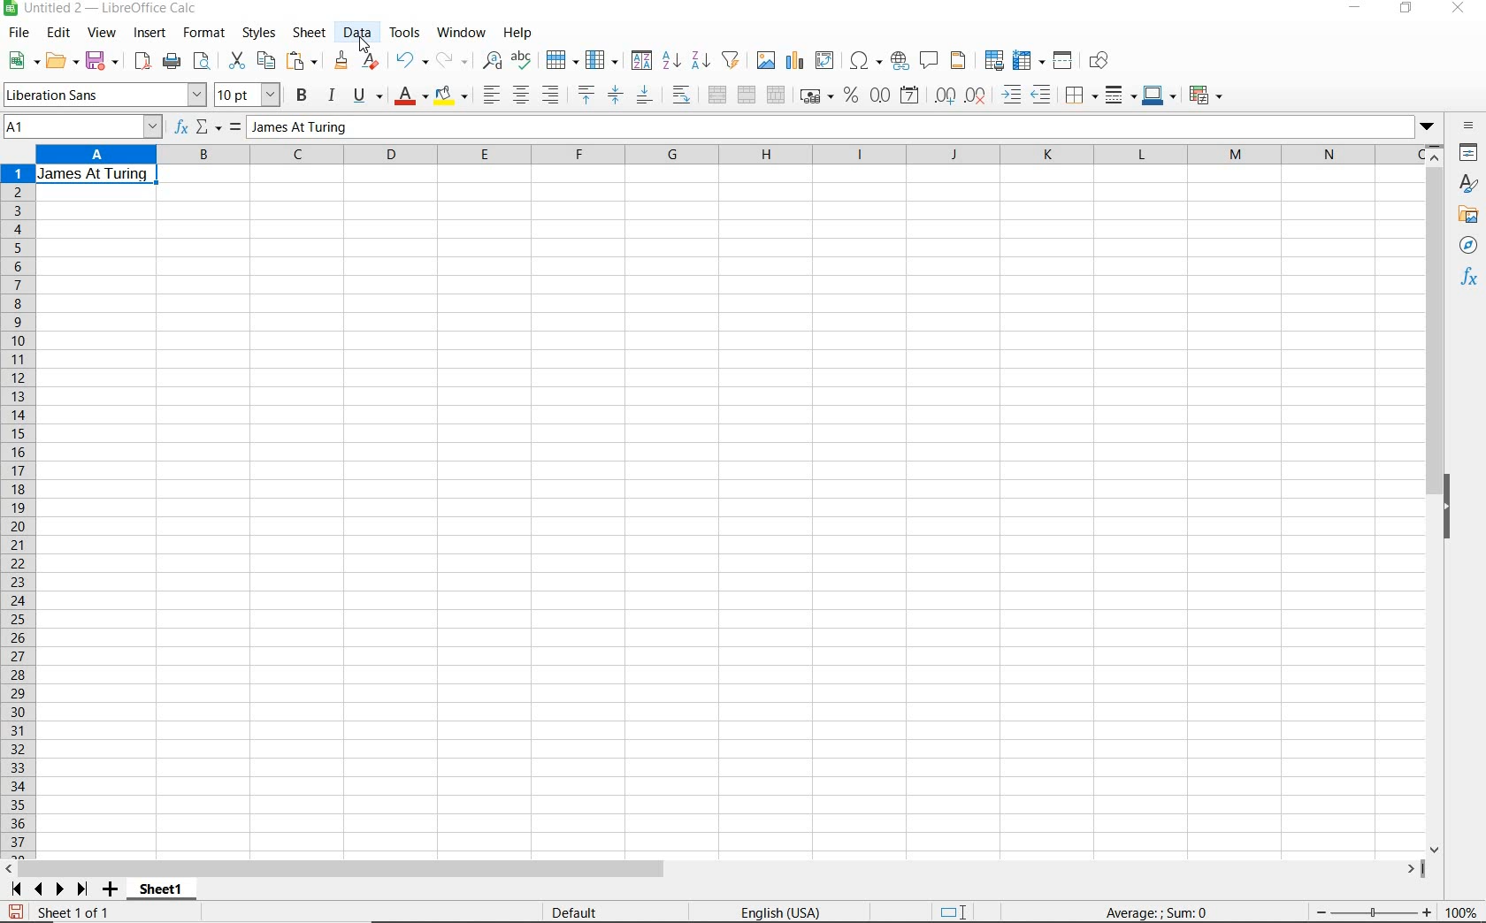 The height and width of the screenshot is (923, 1486). Describe the element at coordinates (979, 95) in the screenshot. I see `delete decimal place` at that location.